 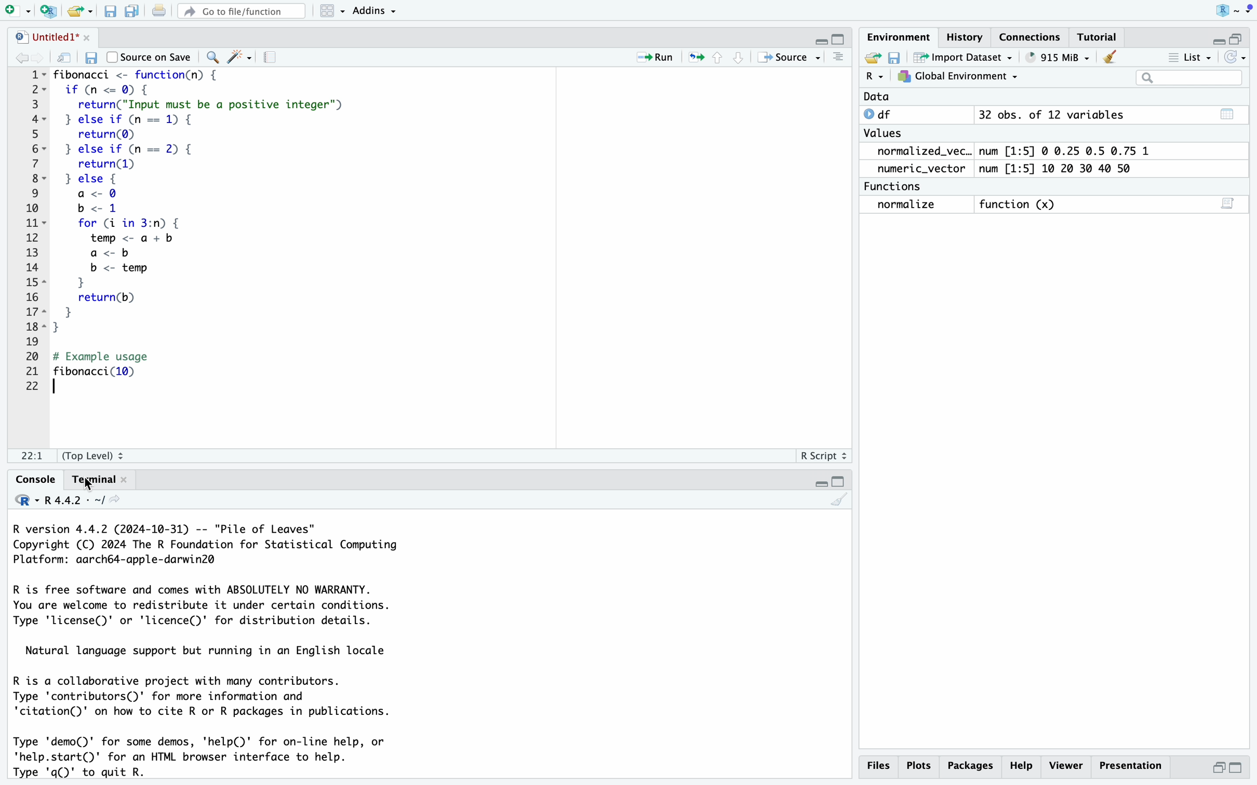 What do you see at coordinates (1219, 768) in the screenshot?
I see `minimize` at bounding box center [1219, 768].